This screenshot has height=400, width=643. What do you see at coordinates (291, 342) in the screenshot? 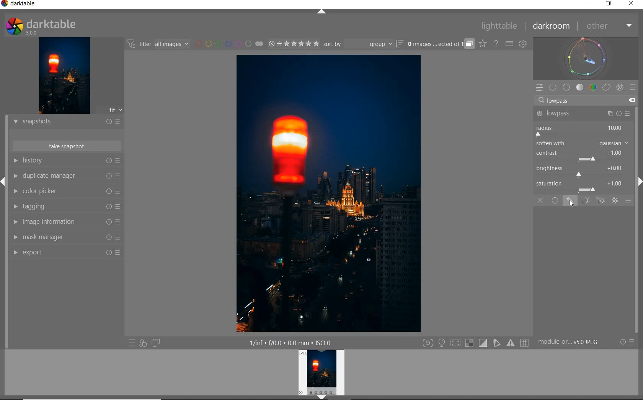
I see `DISPLAYED GUI INFO` at bounding box center [291, 342].